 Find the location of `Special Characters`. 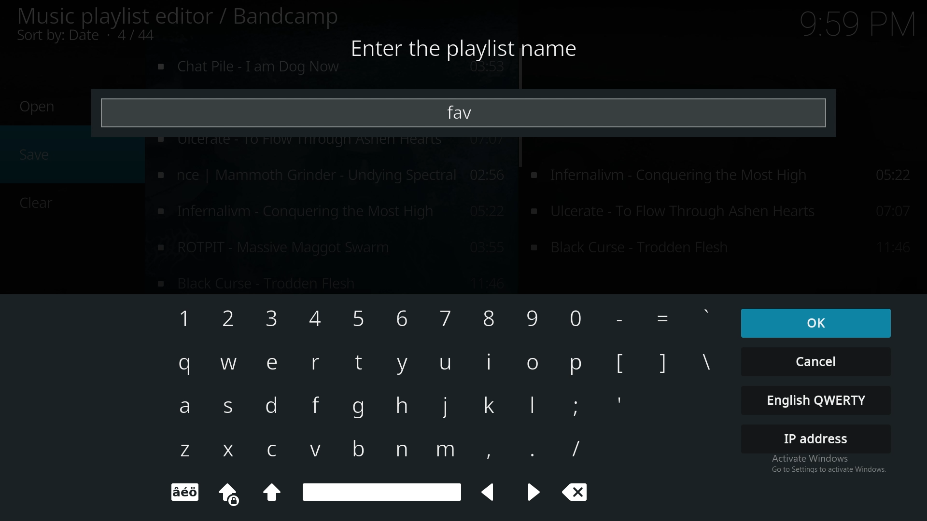

Special Characters is located at coordinates (189, 493).